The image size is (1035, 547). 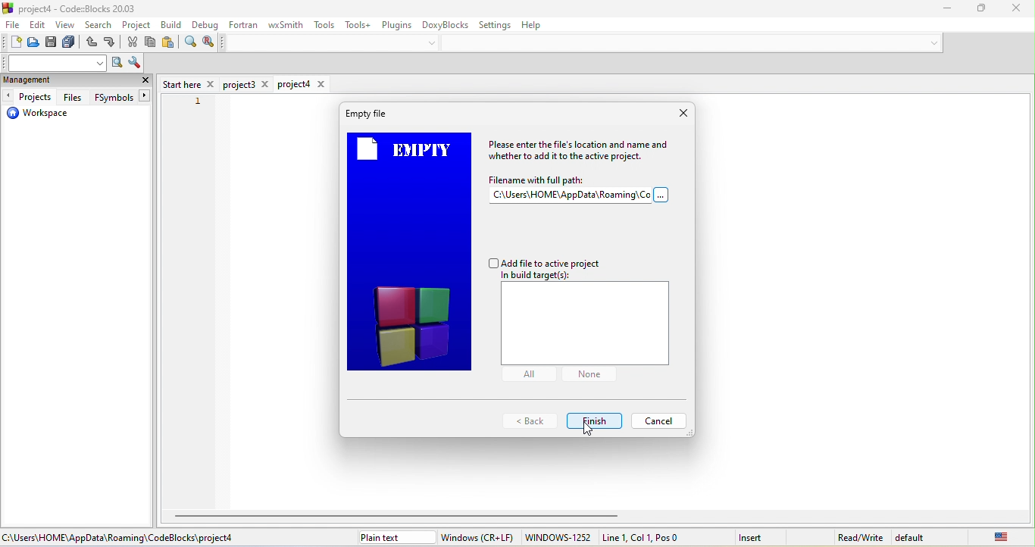 I want to click on open, so click(x=34, y=44).